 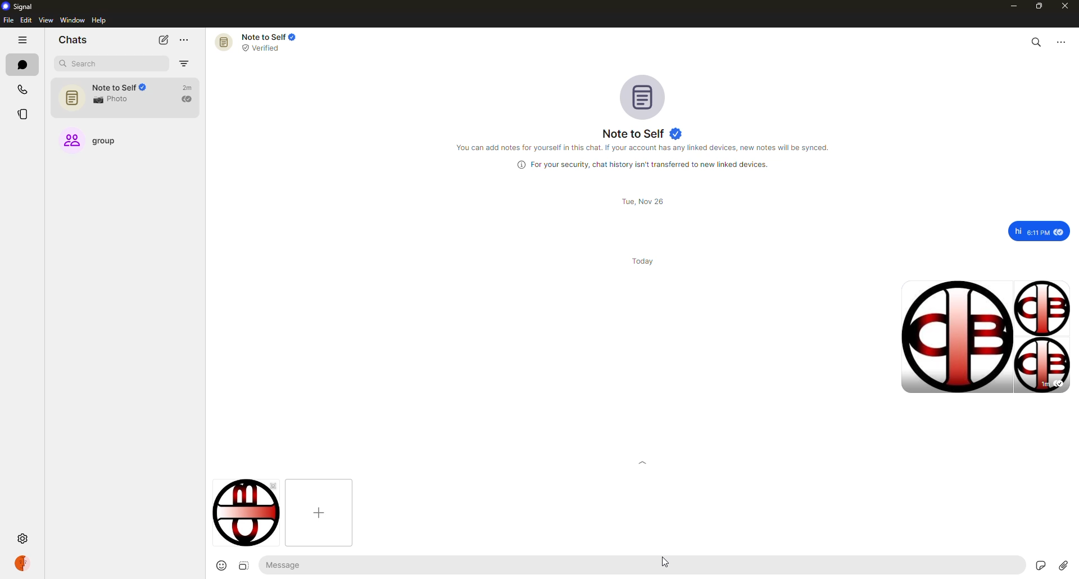 What do you see at coordinates (7, 21) in the screenshot?
I see `file` at bounding box center [7, 21].